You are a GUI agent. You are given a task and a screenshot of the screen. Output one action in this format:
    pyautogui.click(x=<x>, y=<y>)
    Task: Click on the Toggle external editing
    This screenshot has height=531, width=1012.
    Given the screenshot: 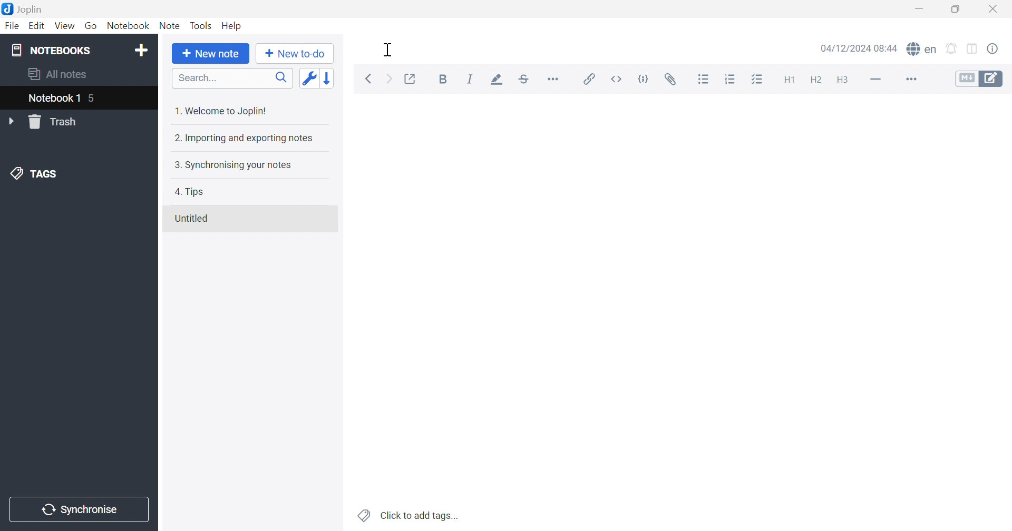 What is the action you would take?
    pyautogui.click(x=411, y=78)
    